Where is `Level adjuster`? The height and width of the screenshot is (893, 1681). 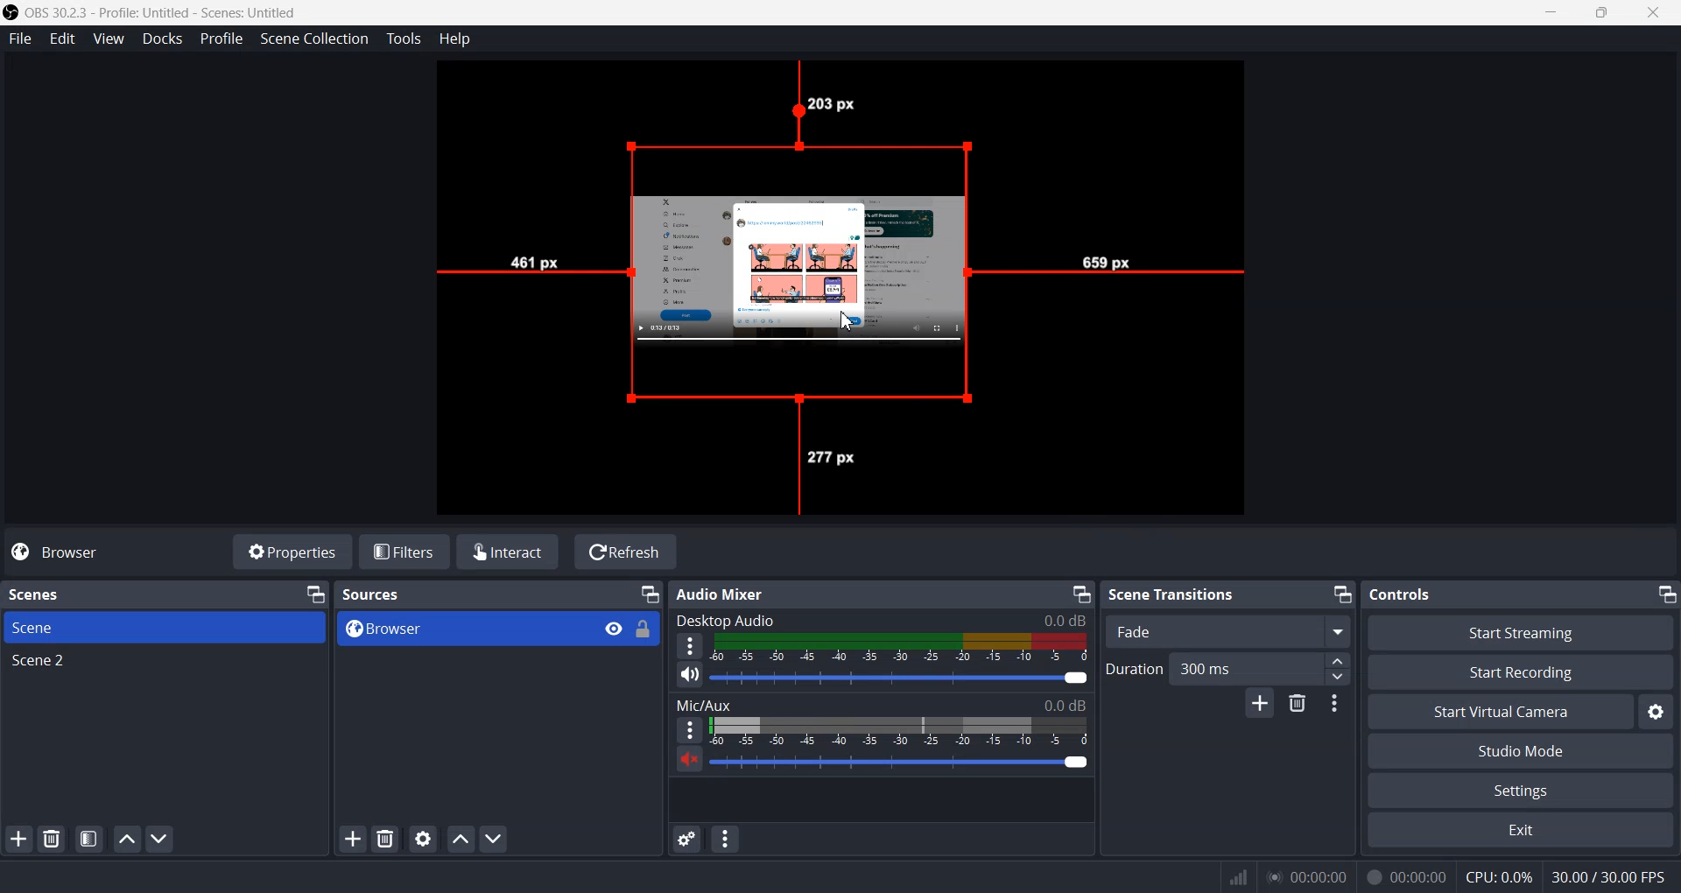 Level adjuster is located at coordinates (1339, 669).